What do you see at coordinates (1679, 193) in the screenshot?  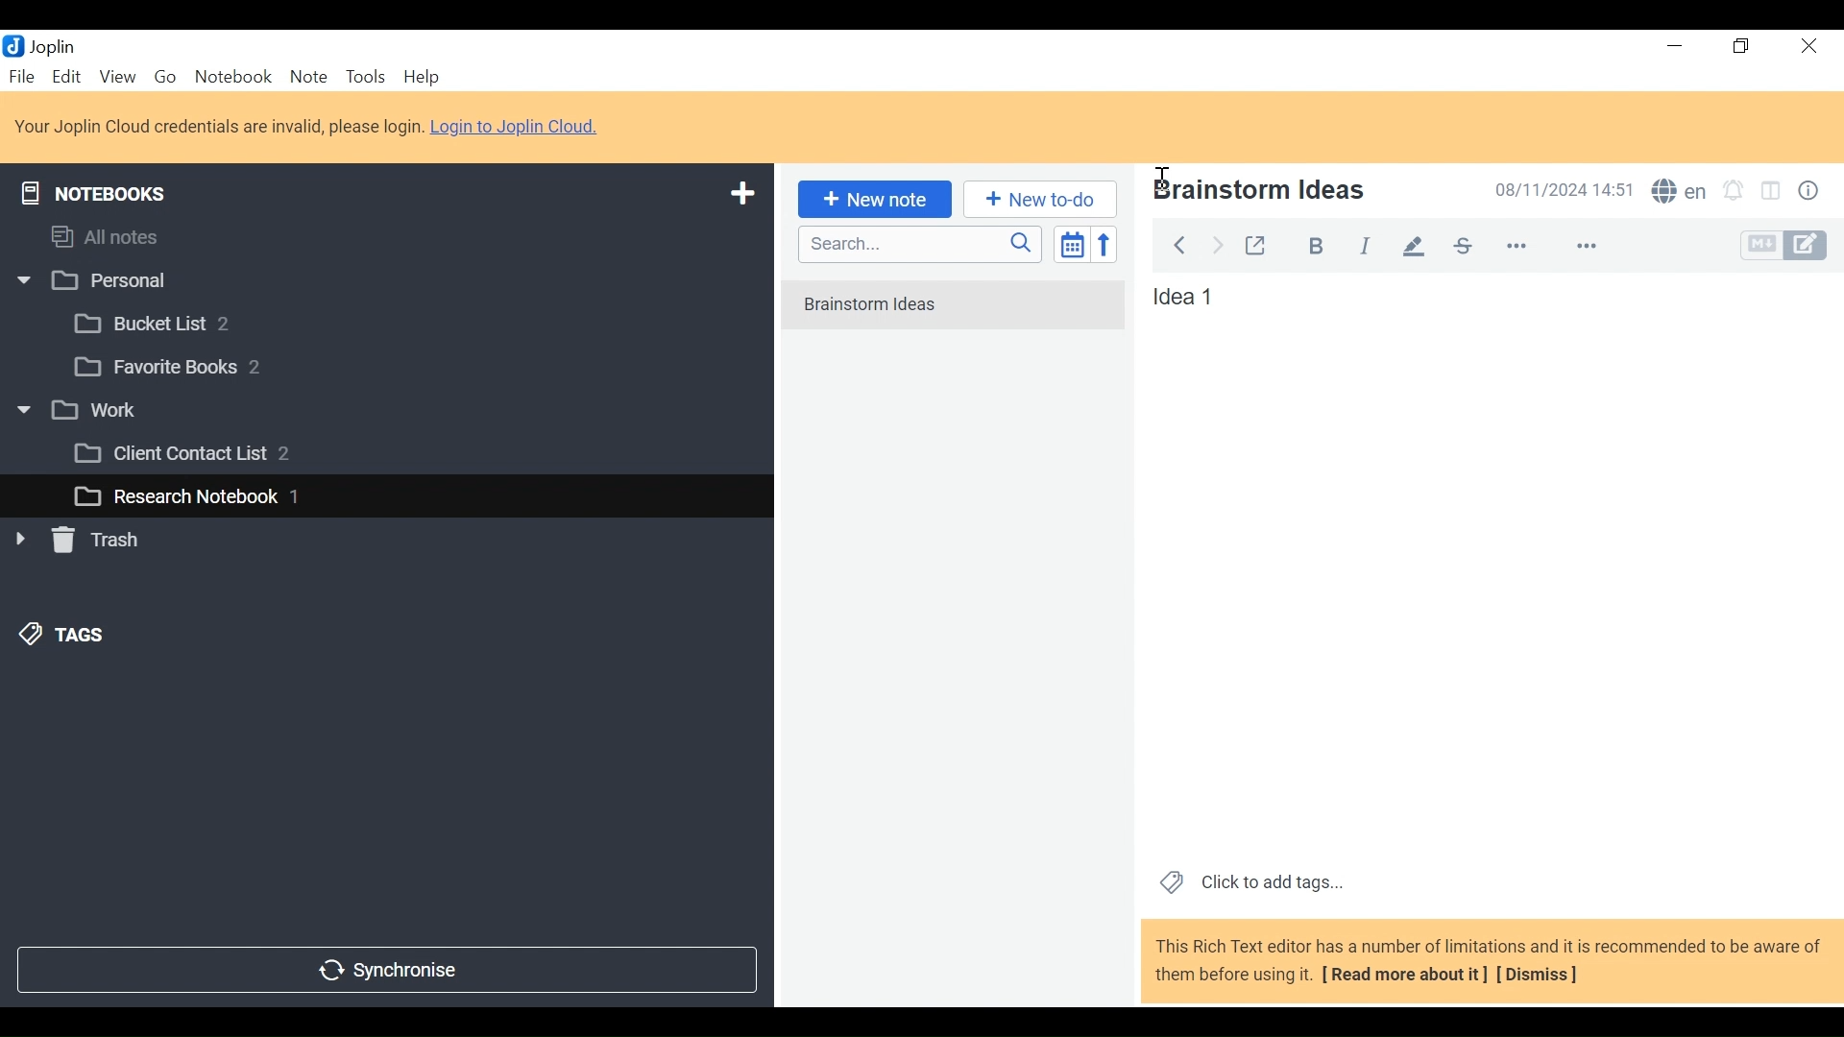 I see `Spell Checker` at bounding box center [1679, 193].